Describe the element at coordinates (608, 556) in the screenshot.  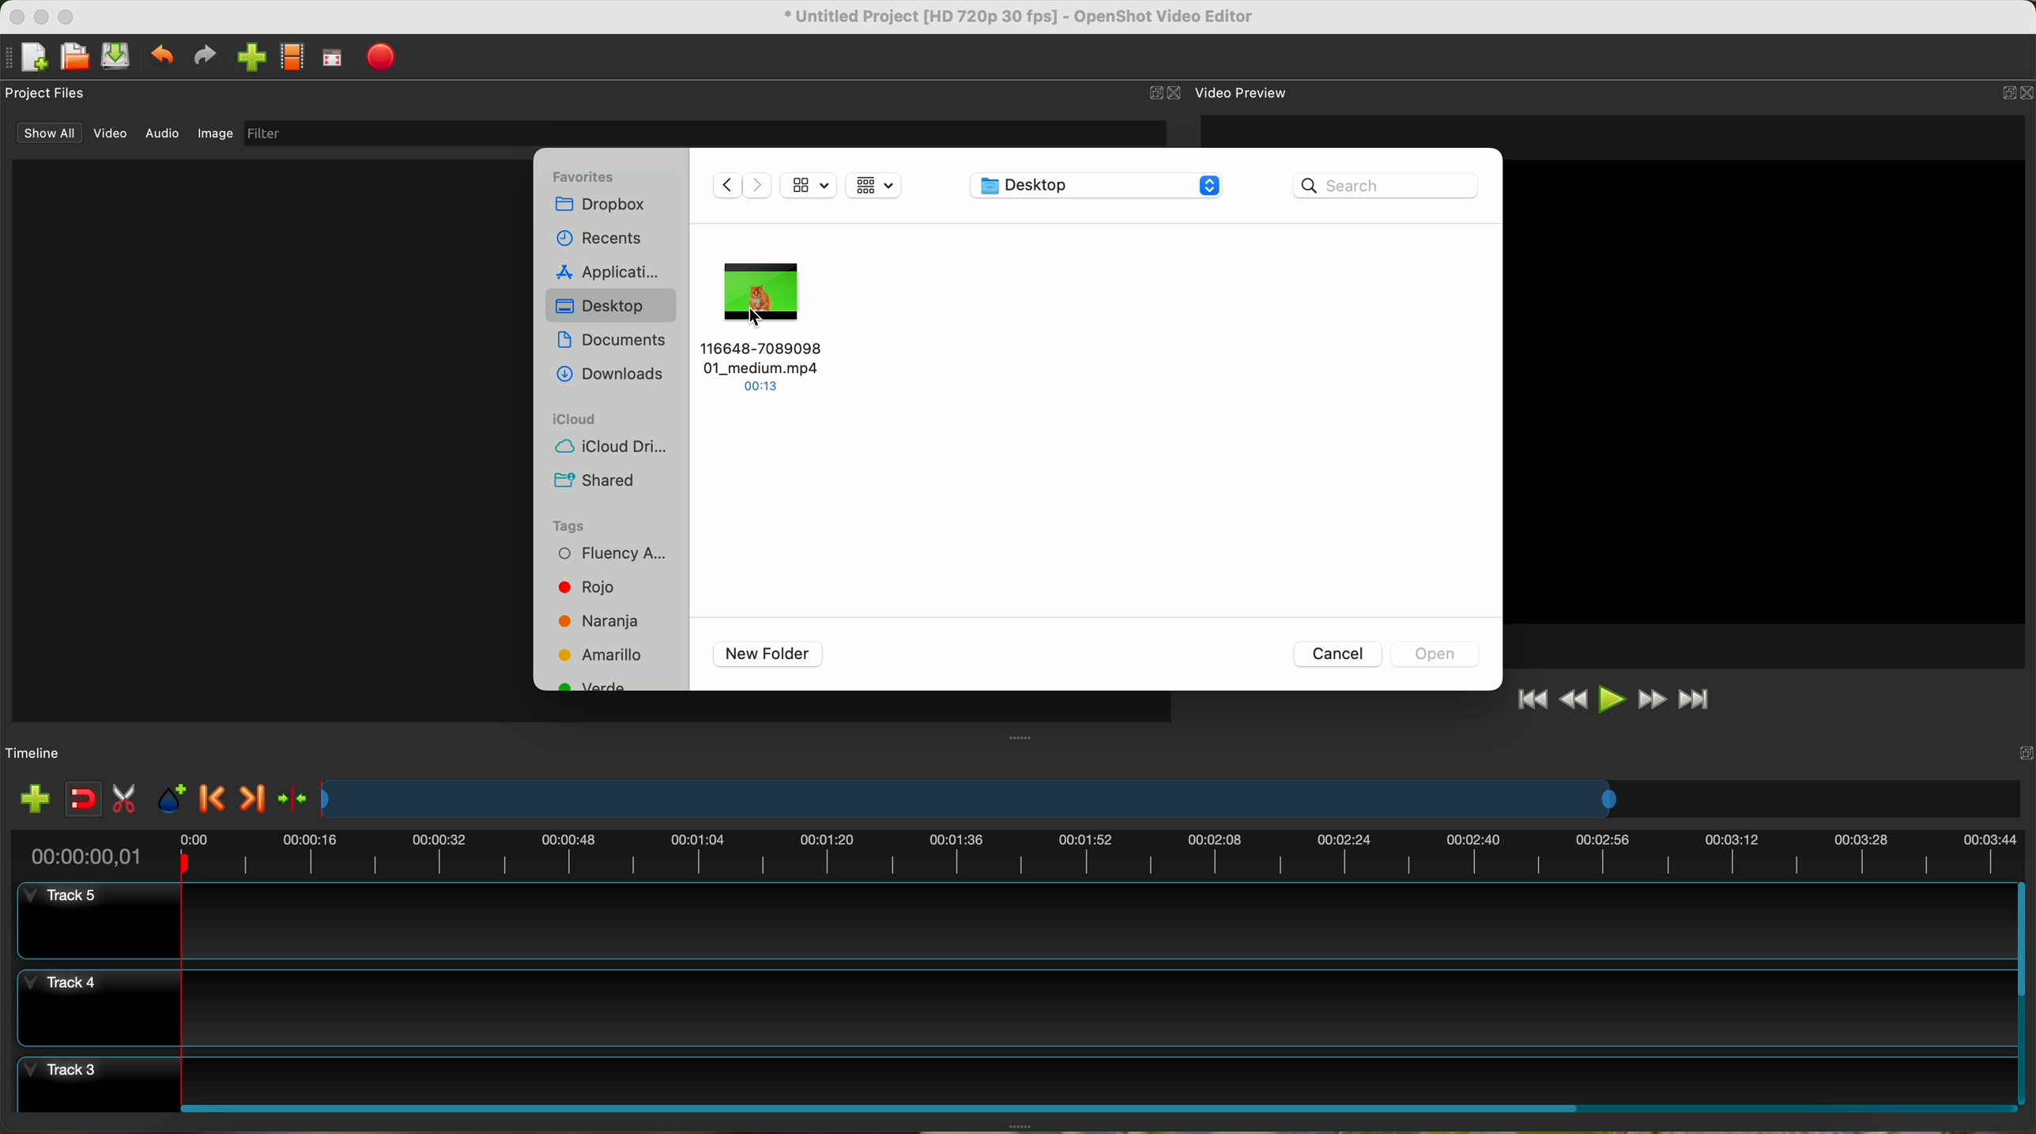
I see `fluency tag` at that location.